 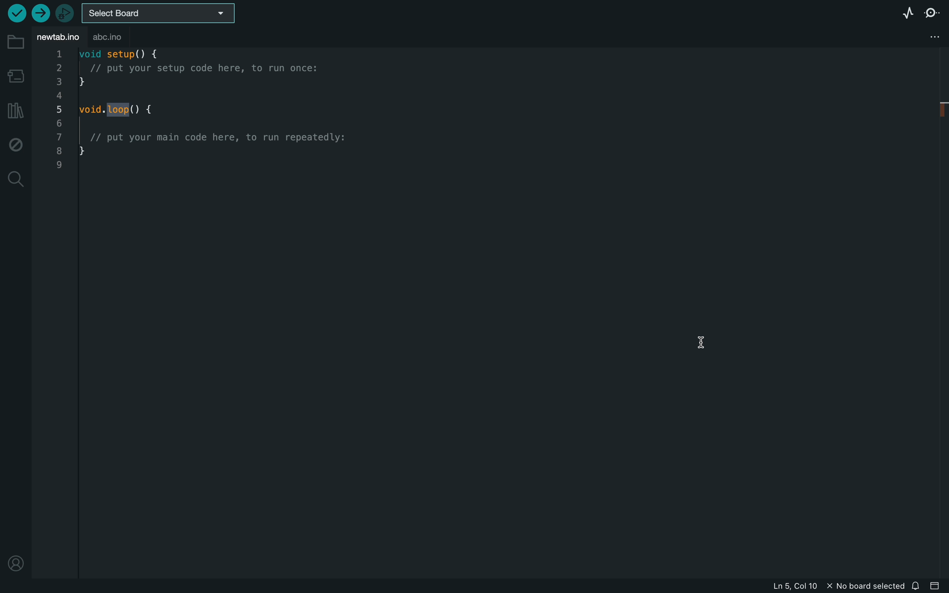 I want to click on debug, so click(x=15, y=145).